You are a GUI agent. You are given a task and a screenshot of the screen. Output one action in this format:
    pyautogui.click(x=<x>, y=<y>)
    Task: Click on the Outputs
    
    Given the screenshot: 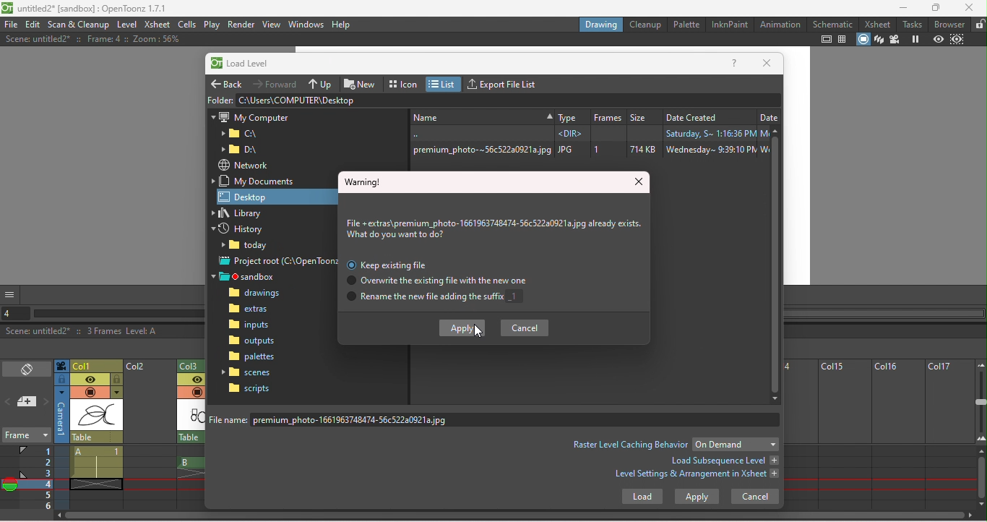 What is the action you would take?
    pyautogui.click(x=251, y=341)
    